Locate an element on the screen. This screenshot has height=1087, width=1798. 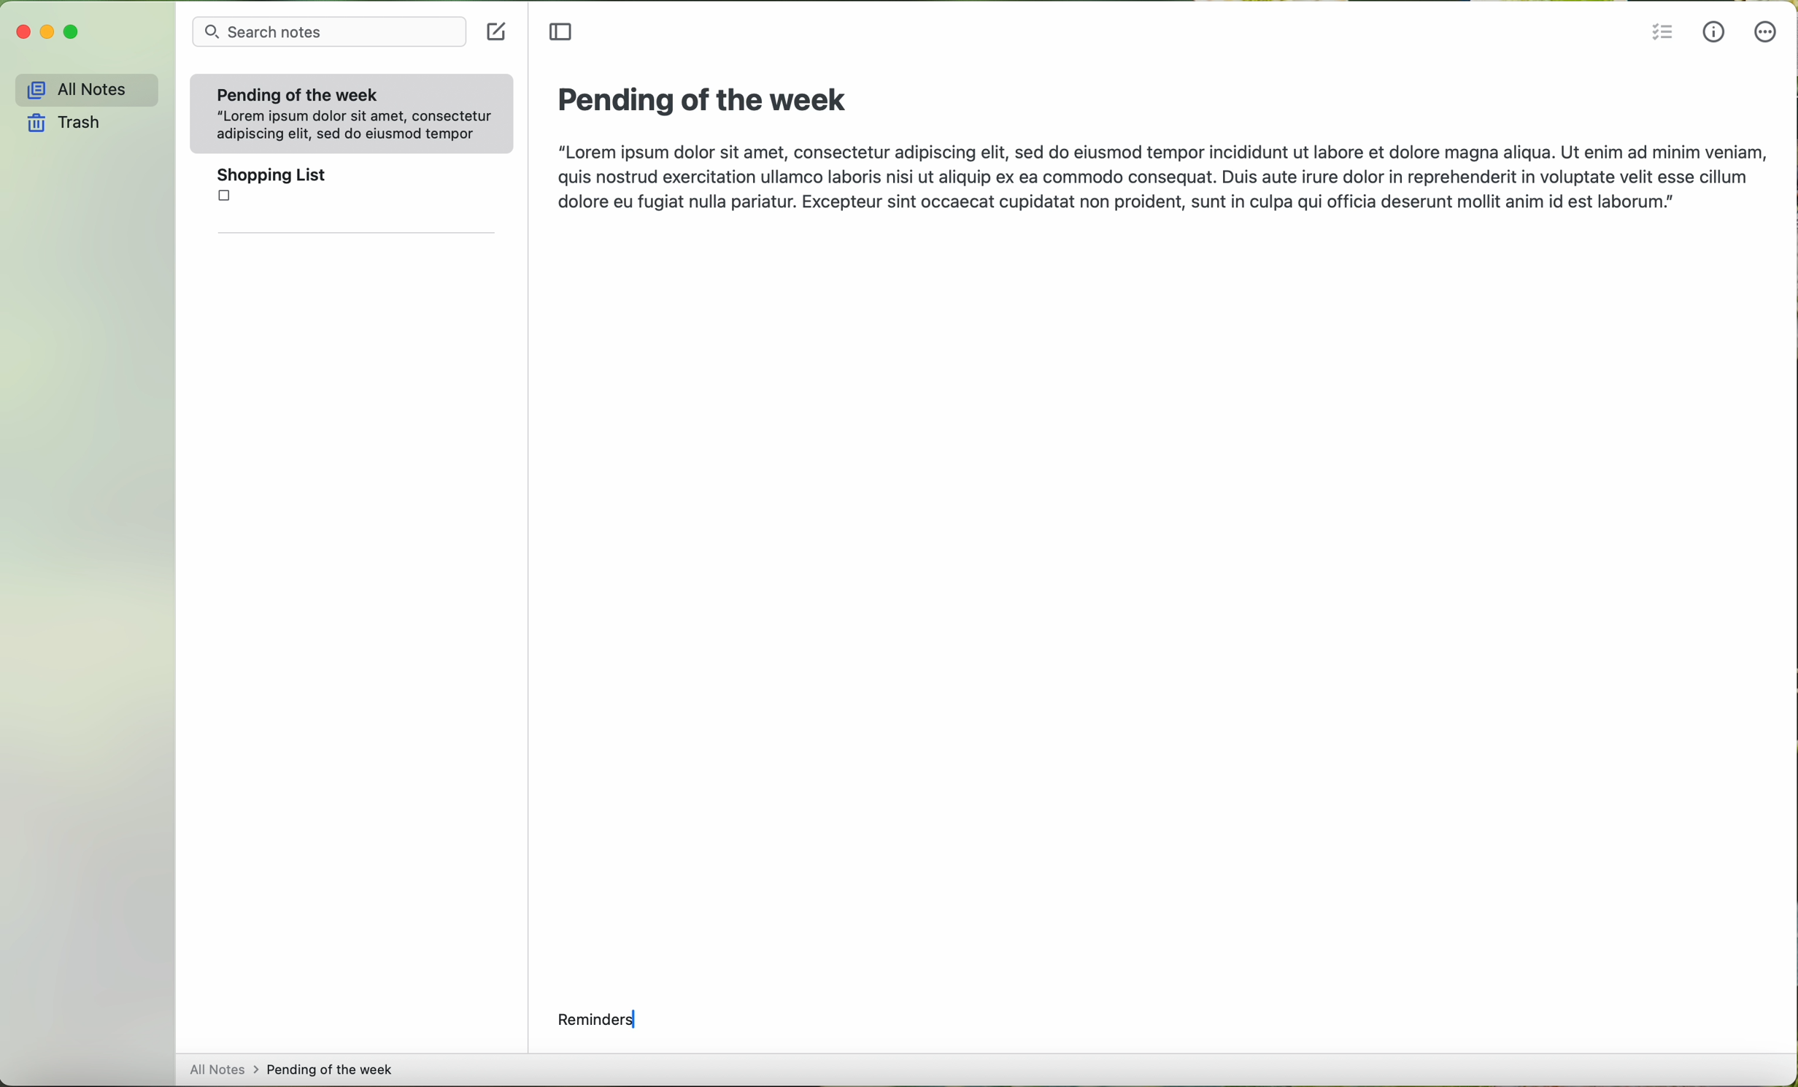
close program is located at coordinates (20, 32).